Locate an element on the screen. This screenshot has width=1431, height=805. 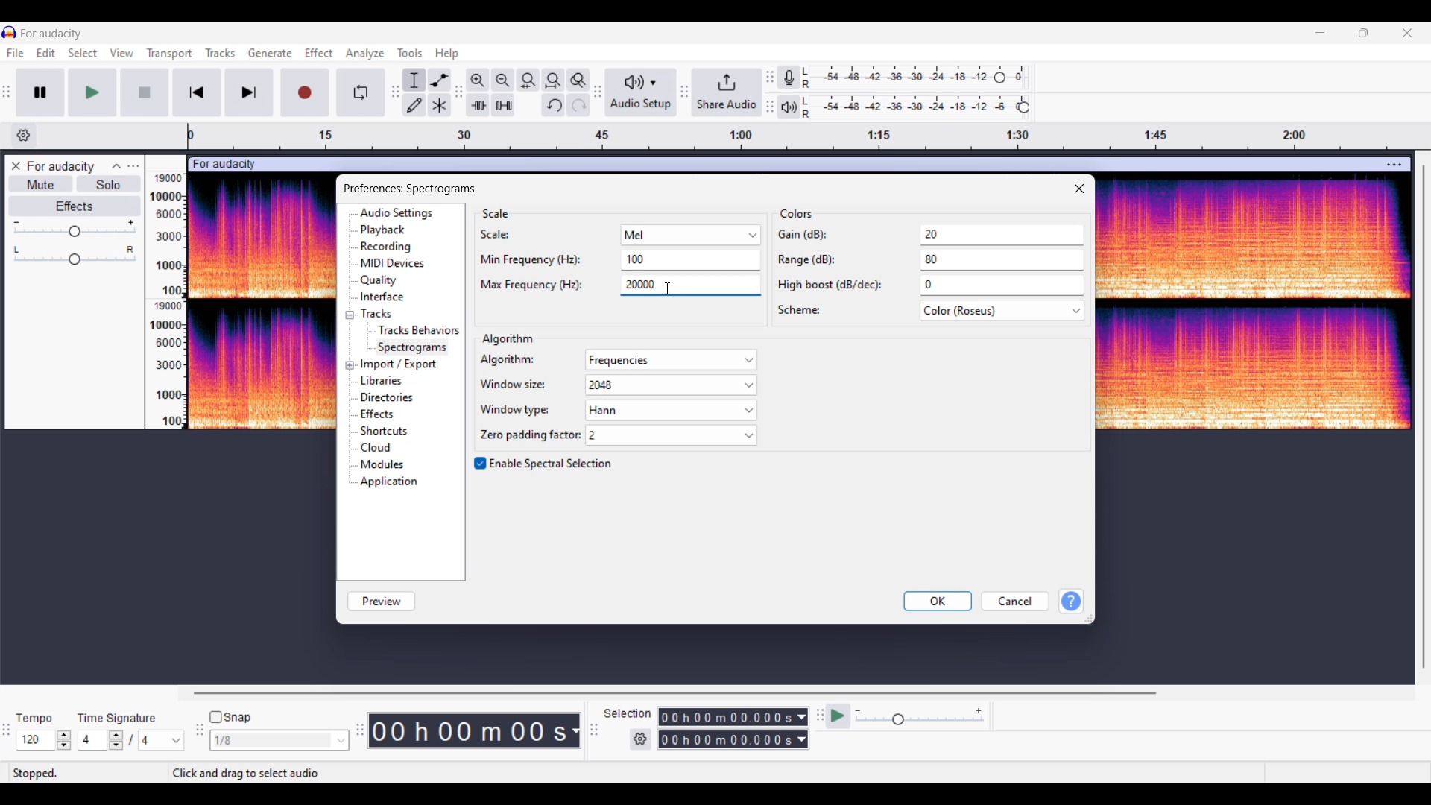
Section title is located at coordinates (507, 338).